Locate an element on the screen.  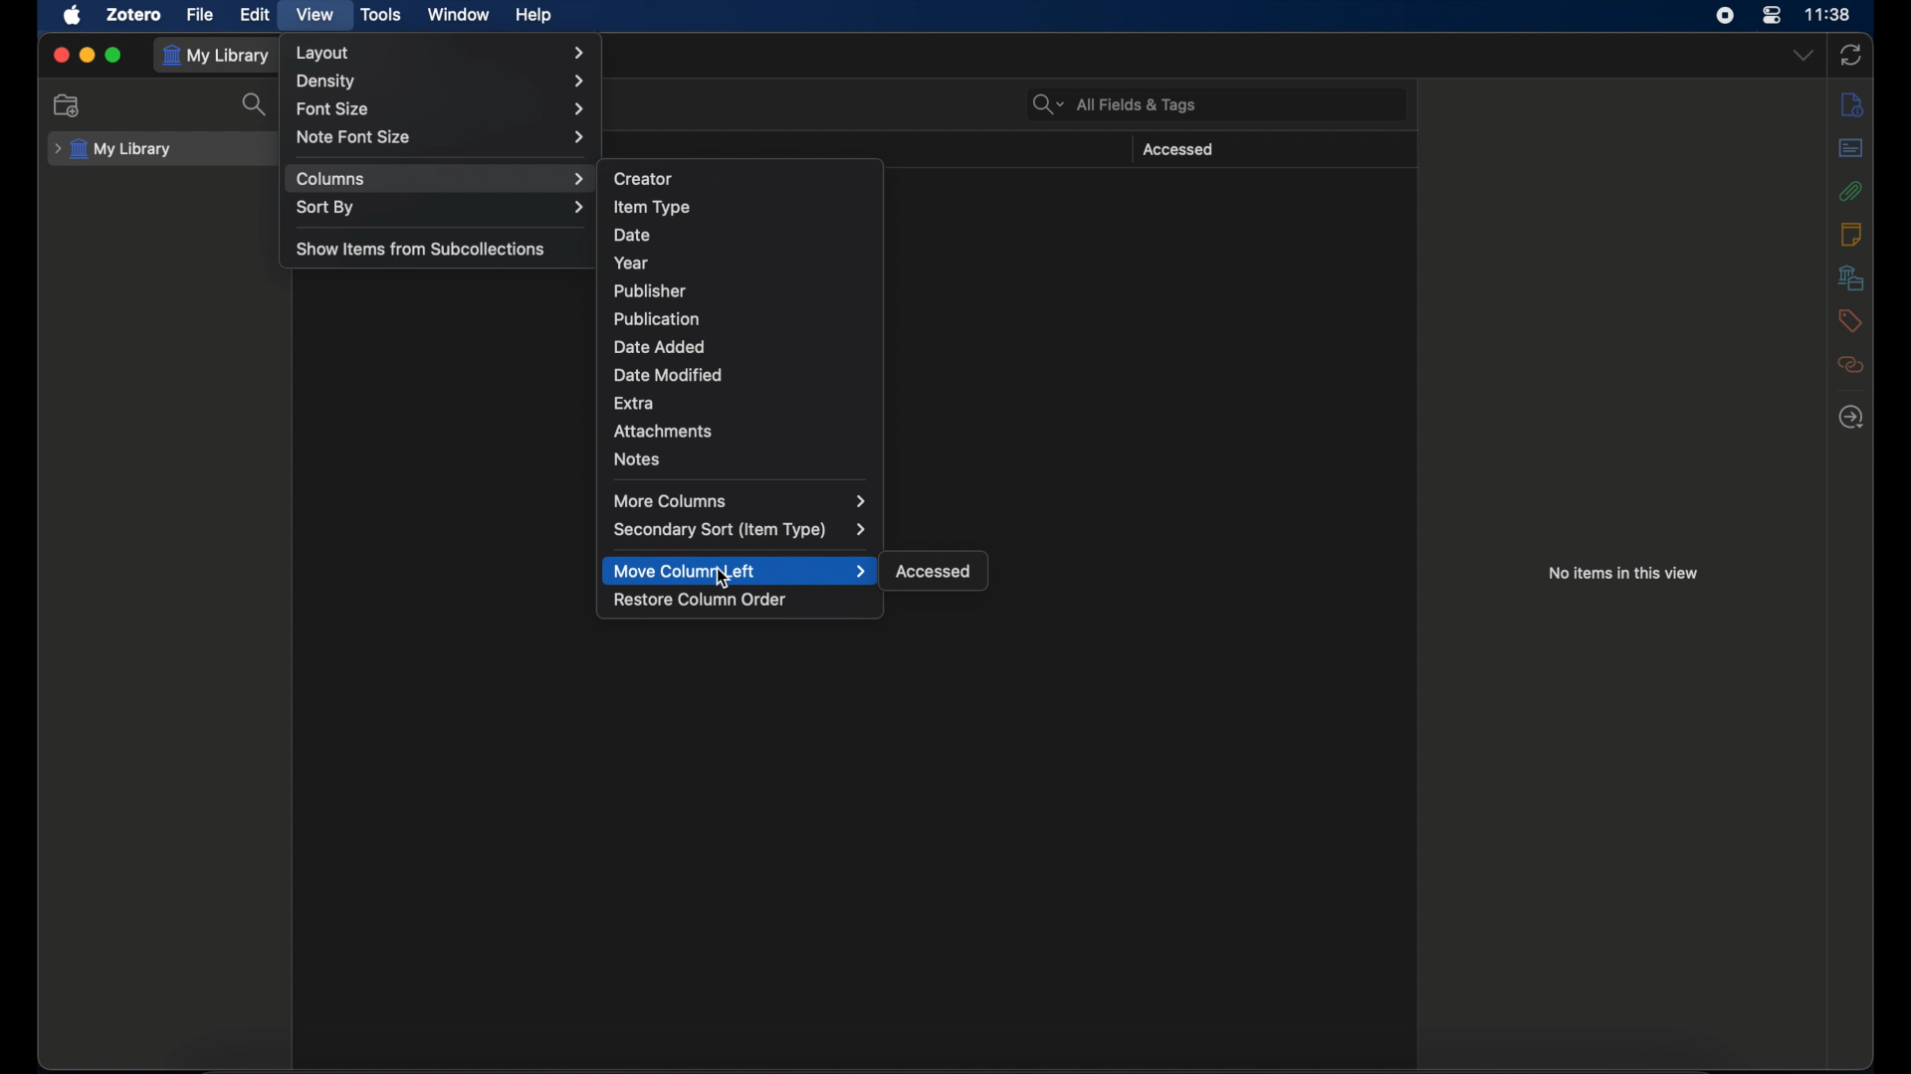
view is located at coordinates (315, 15).